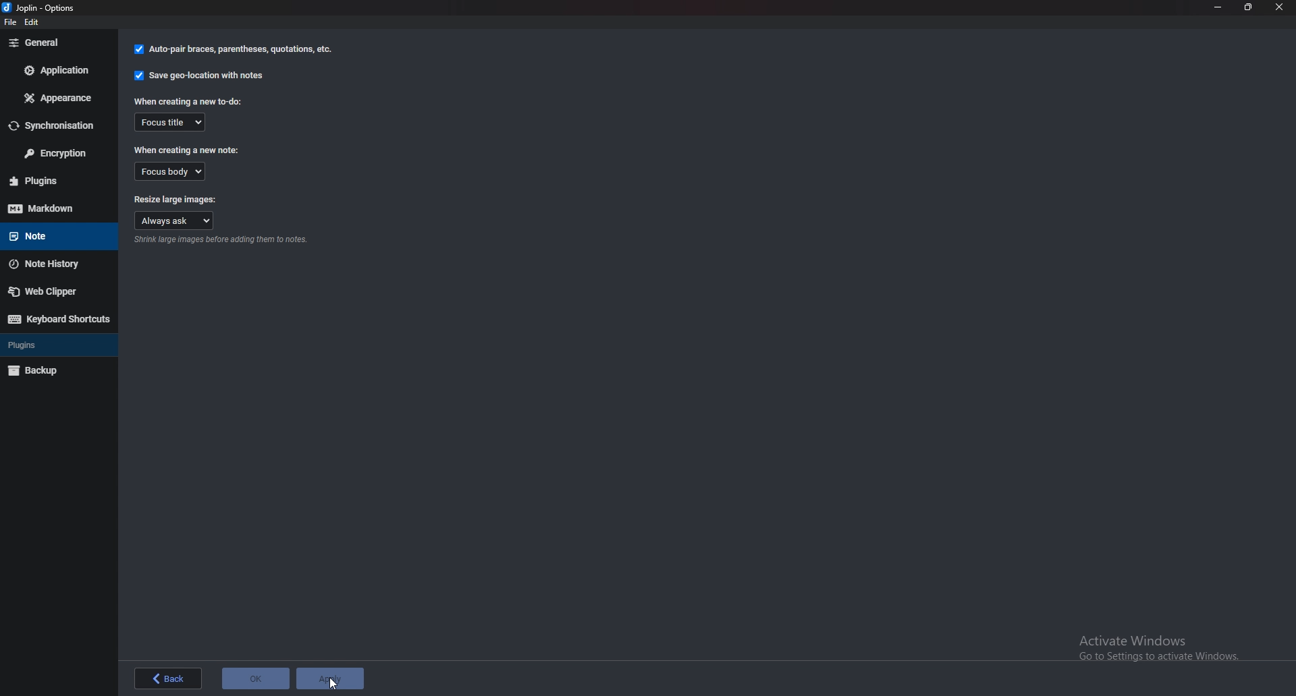 Image resolution: width=1296 pixels, height=696 pixels. Describe the element at coordinates (42, 7) in the screenshot. I see `options` at that location.